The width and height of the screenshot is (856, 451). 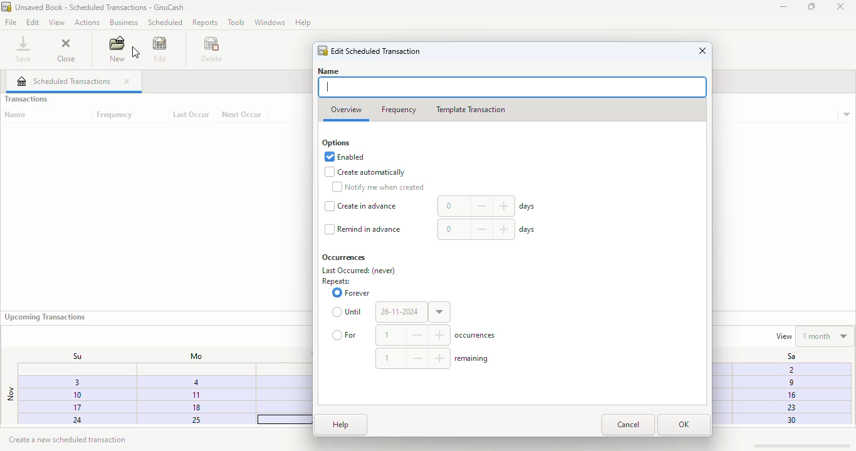 What do you see at coordinates (813, 335) in the screenshot?
I see `view 1 month` at bounding box center [813, 335].